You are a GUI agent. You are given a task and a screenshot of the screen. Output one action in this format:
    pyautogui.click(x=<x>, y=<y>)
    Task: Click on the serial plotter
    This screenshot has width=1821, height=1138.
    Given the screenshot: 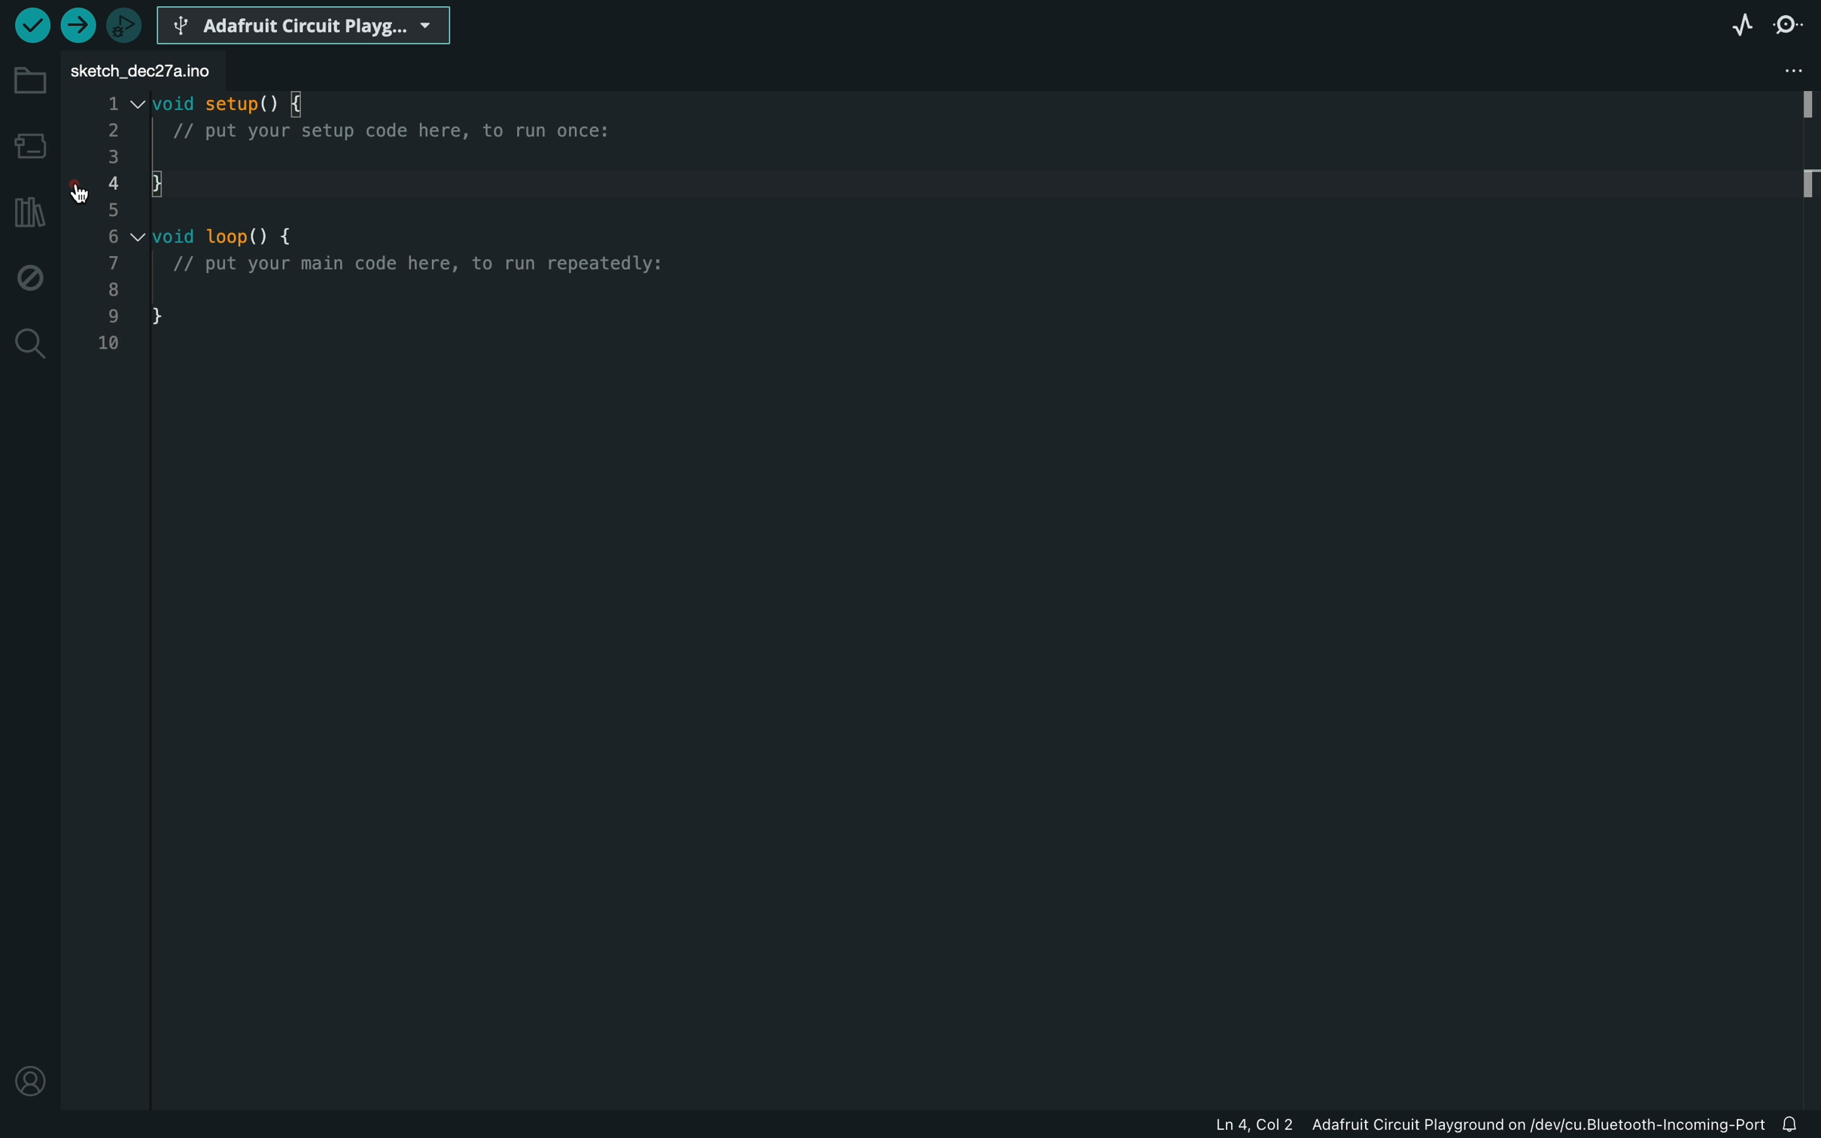 What is the action you would take?
    pyautogui.click(x=1743, y=29)
    